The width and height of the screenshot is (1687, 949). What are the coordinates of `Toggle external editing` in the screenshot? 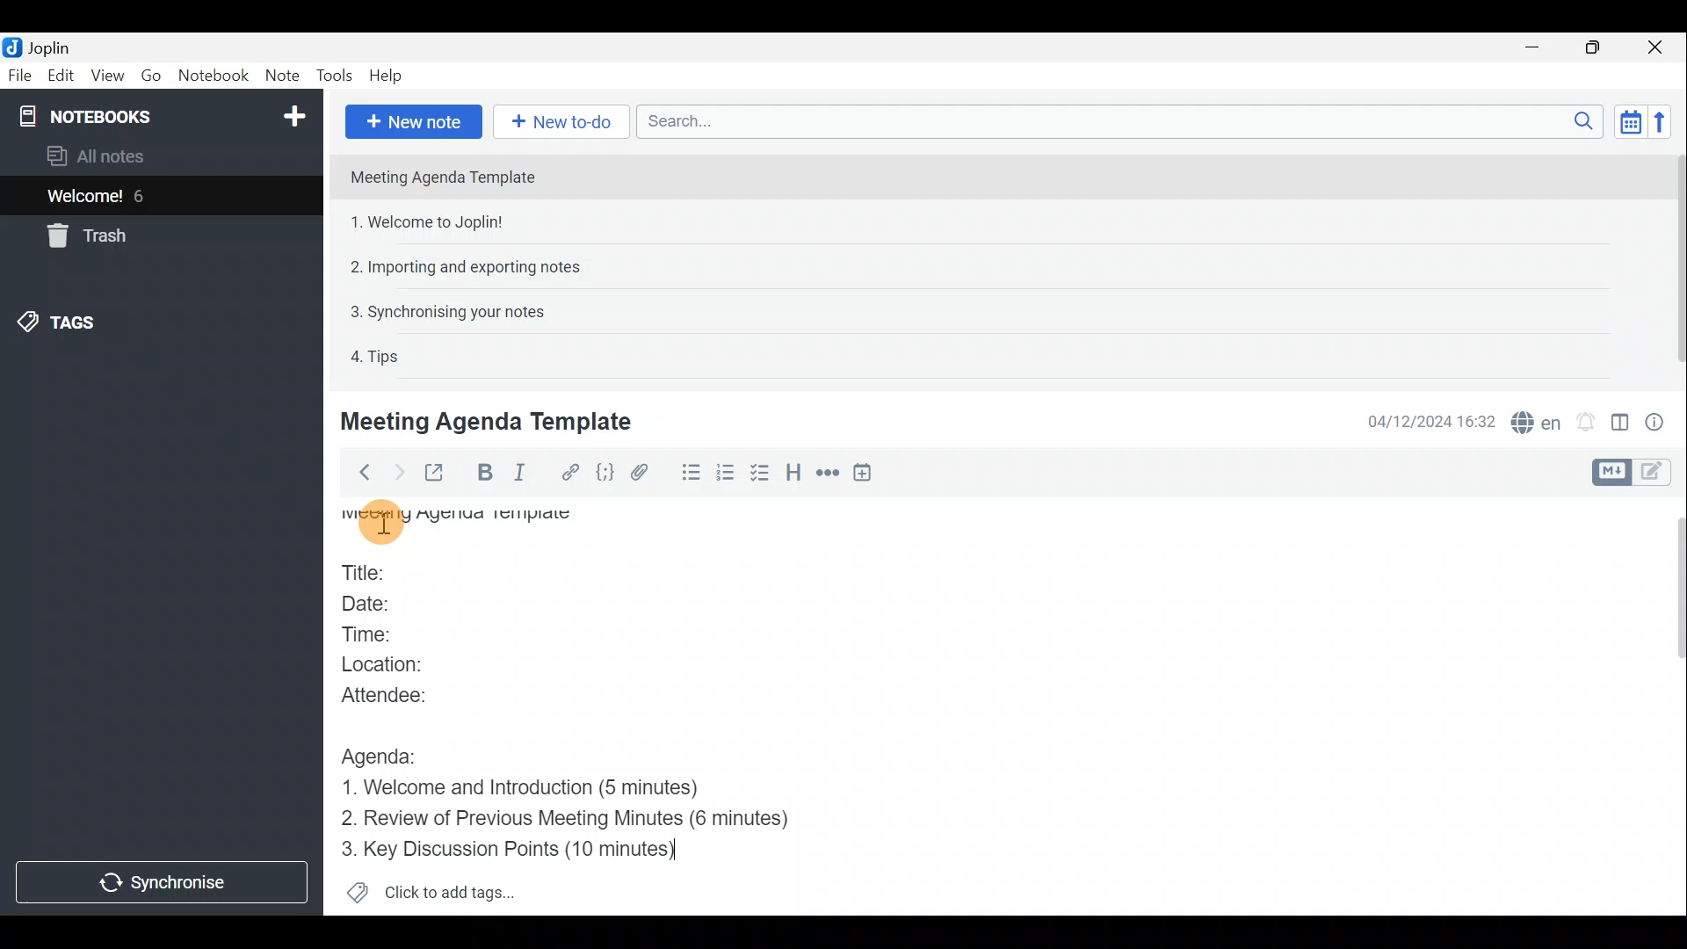 It's located at (436, 474).